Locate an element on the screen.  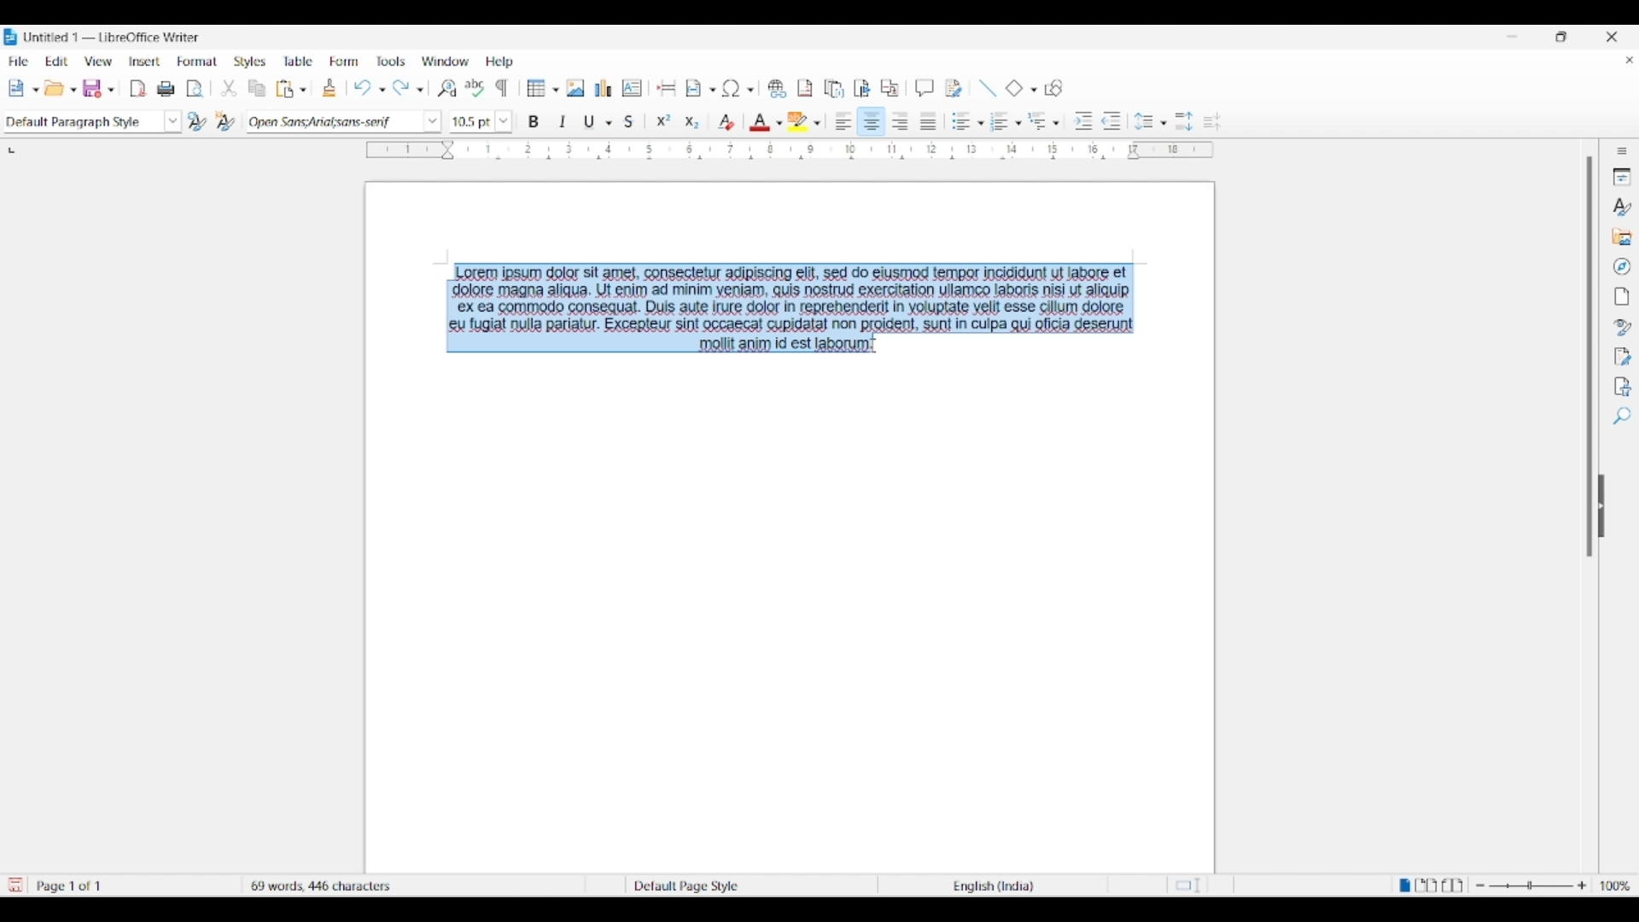
Insert table is located at coordinates (542, 88).